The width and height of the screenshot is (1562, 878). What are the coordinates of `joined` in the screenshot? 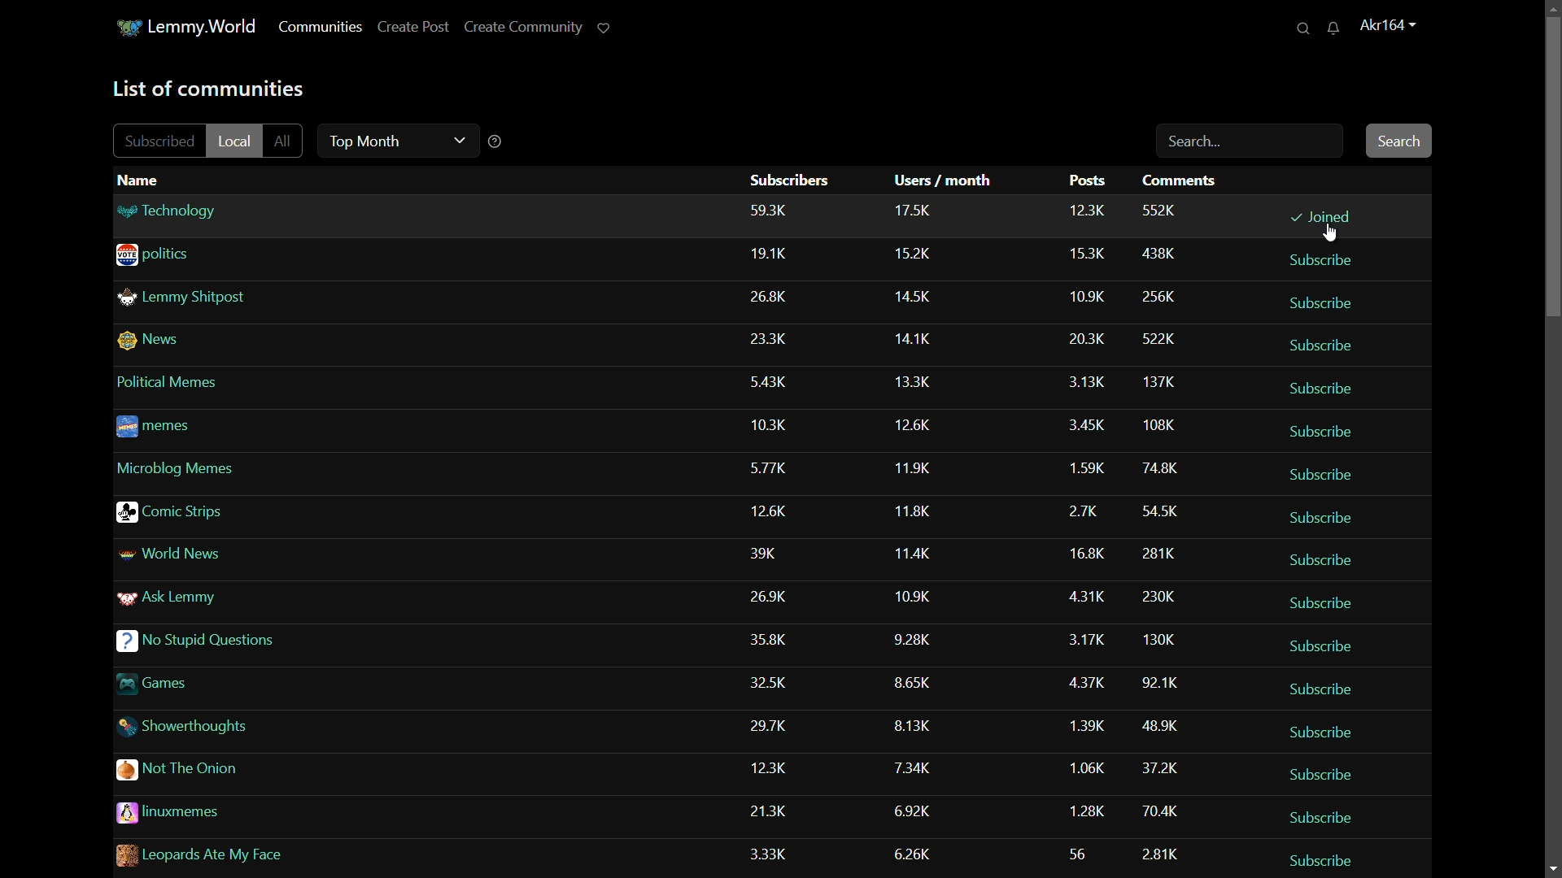 It's located at (1321, 216).